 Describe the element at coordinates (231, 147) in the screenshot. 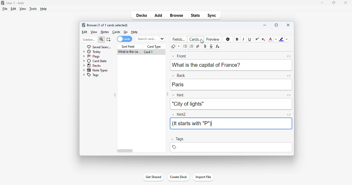

I see `tags` at that location.